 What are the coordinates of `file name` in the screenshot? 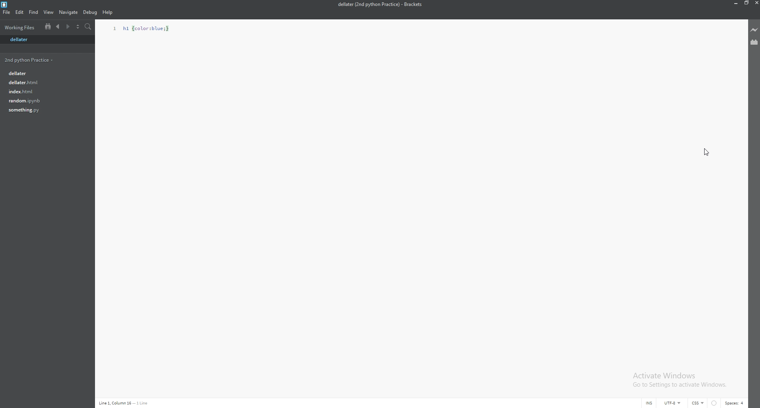 It's located at (380, 4).